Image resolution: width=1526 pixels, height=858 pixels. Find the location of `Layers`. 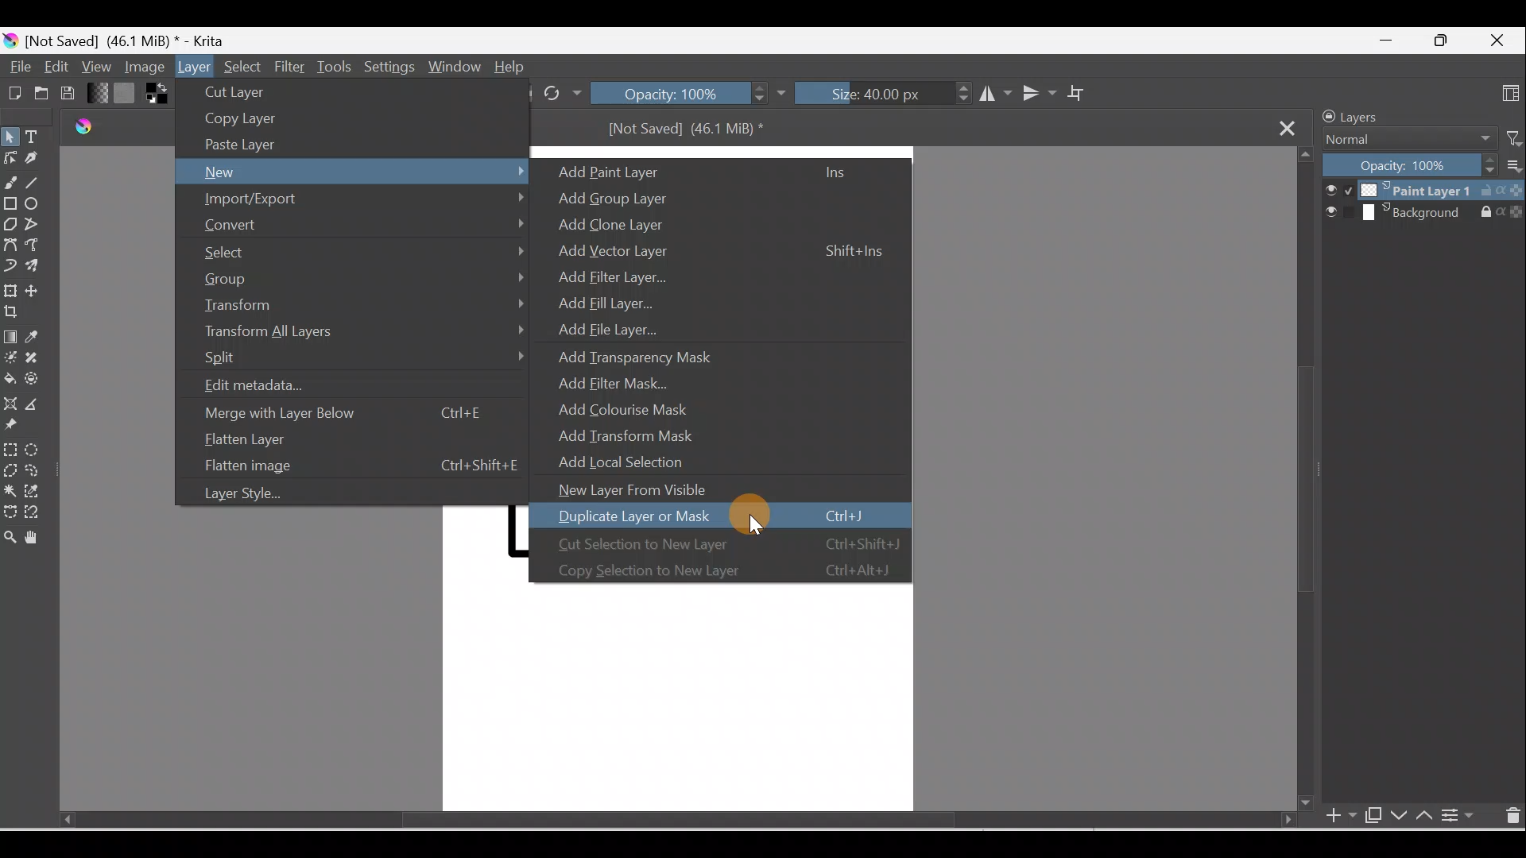

Layers is located at coordinates (1377, 115).